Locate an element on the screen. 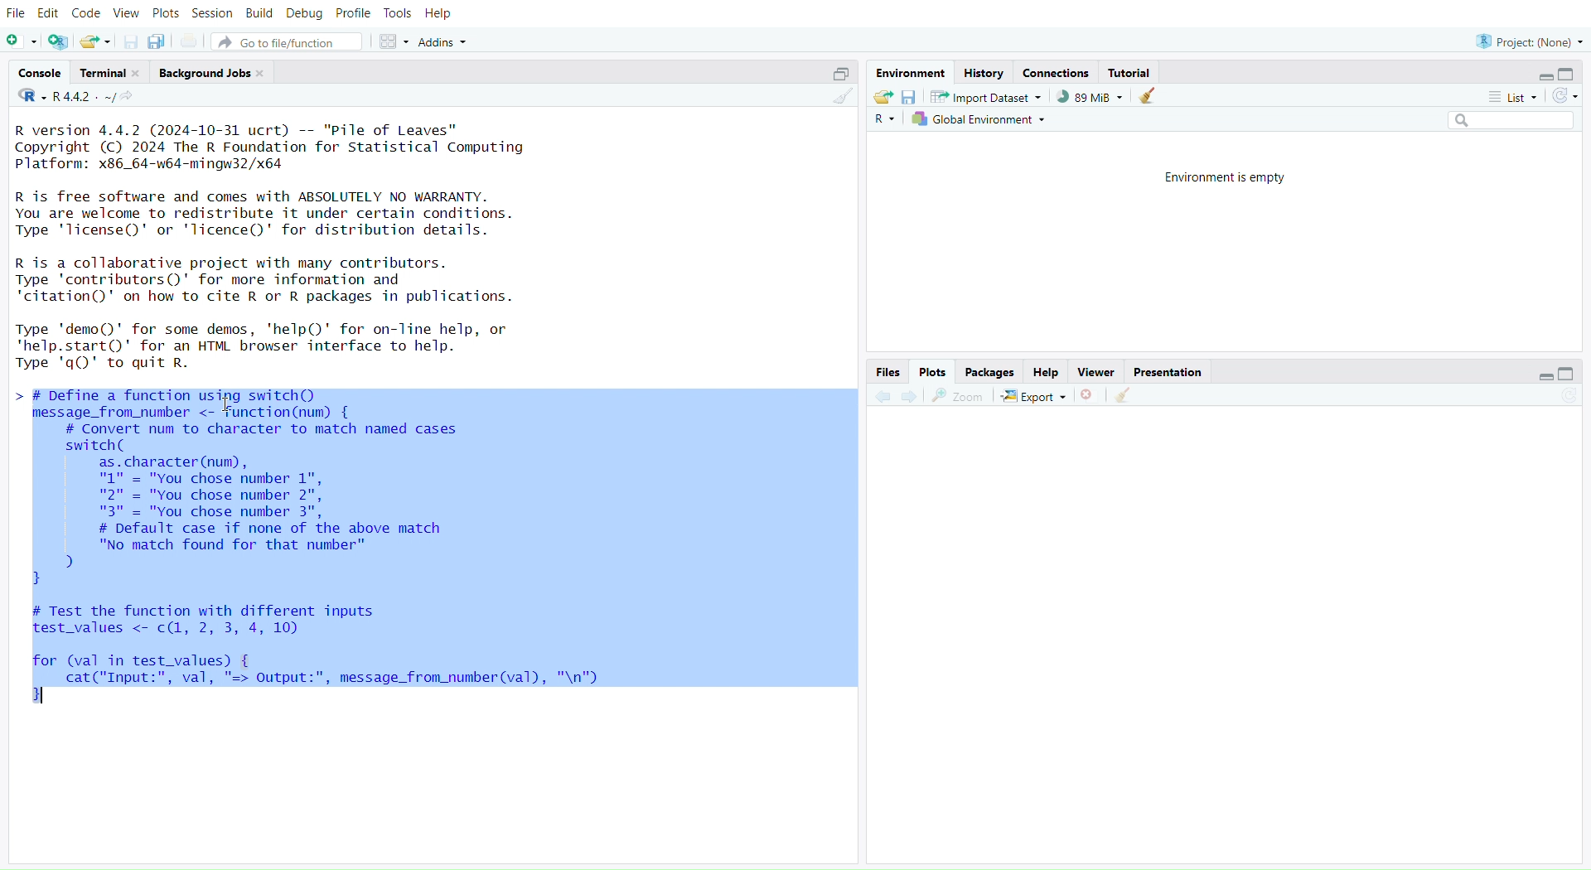 Image resolution: width=1591 pixels, height=870 pixels. Import dataset is located at coordinates (987, 99).